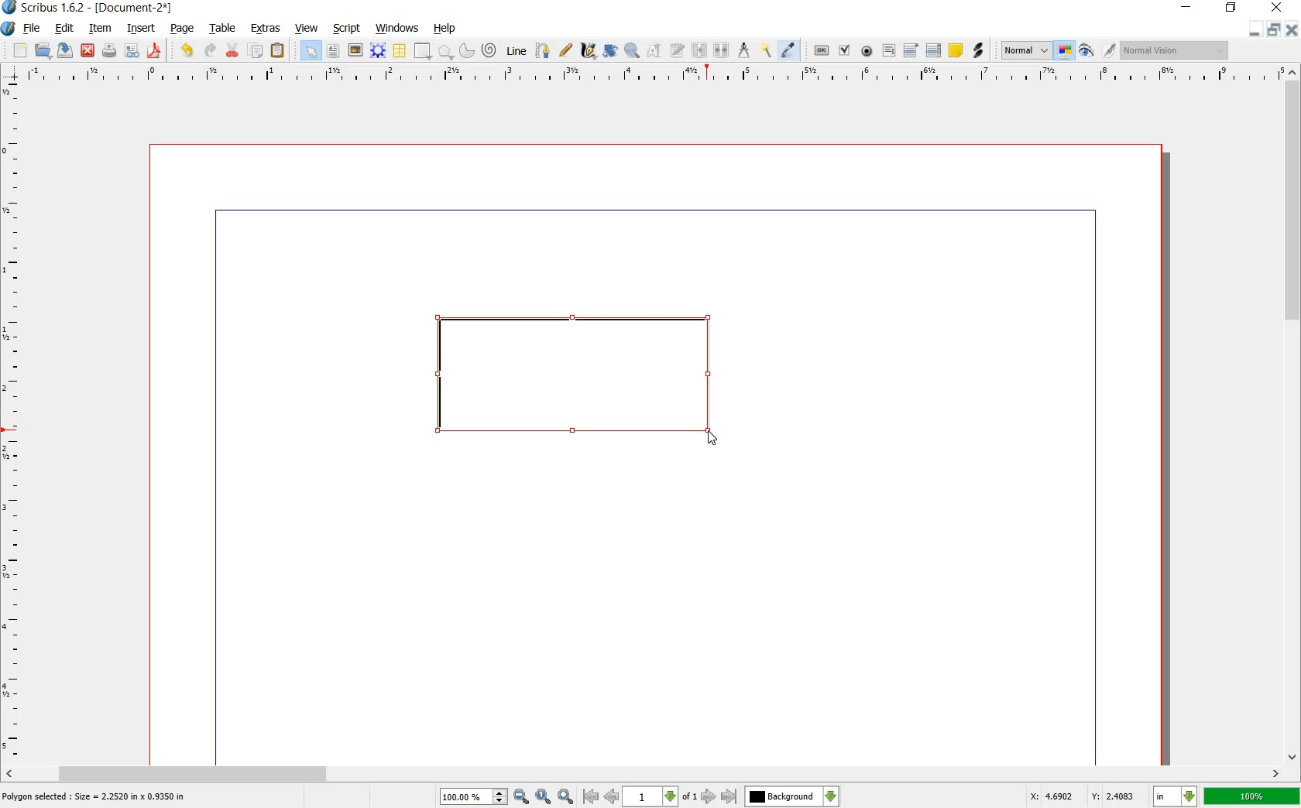 Image resolution: width=1301 pixels, height=808 pixels. I want to click on WINDOWS, so click(398, 29).